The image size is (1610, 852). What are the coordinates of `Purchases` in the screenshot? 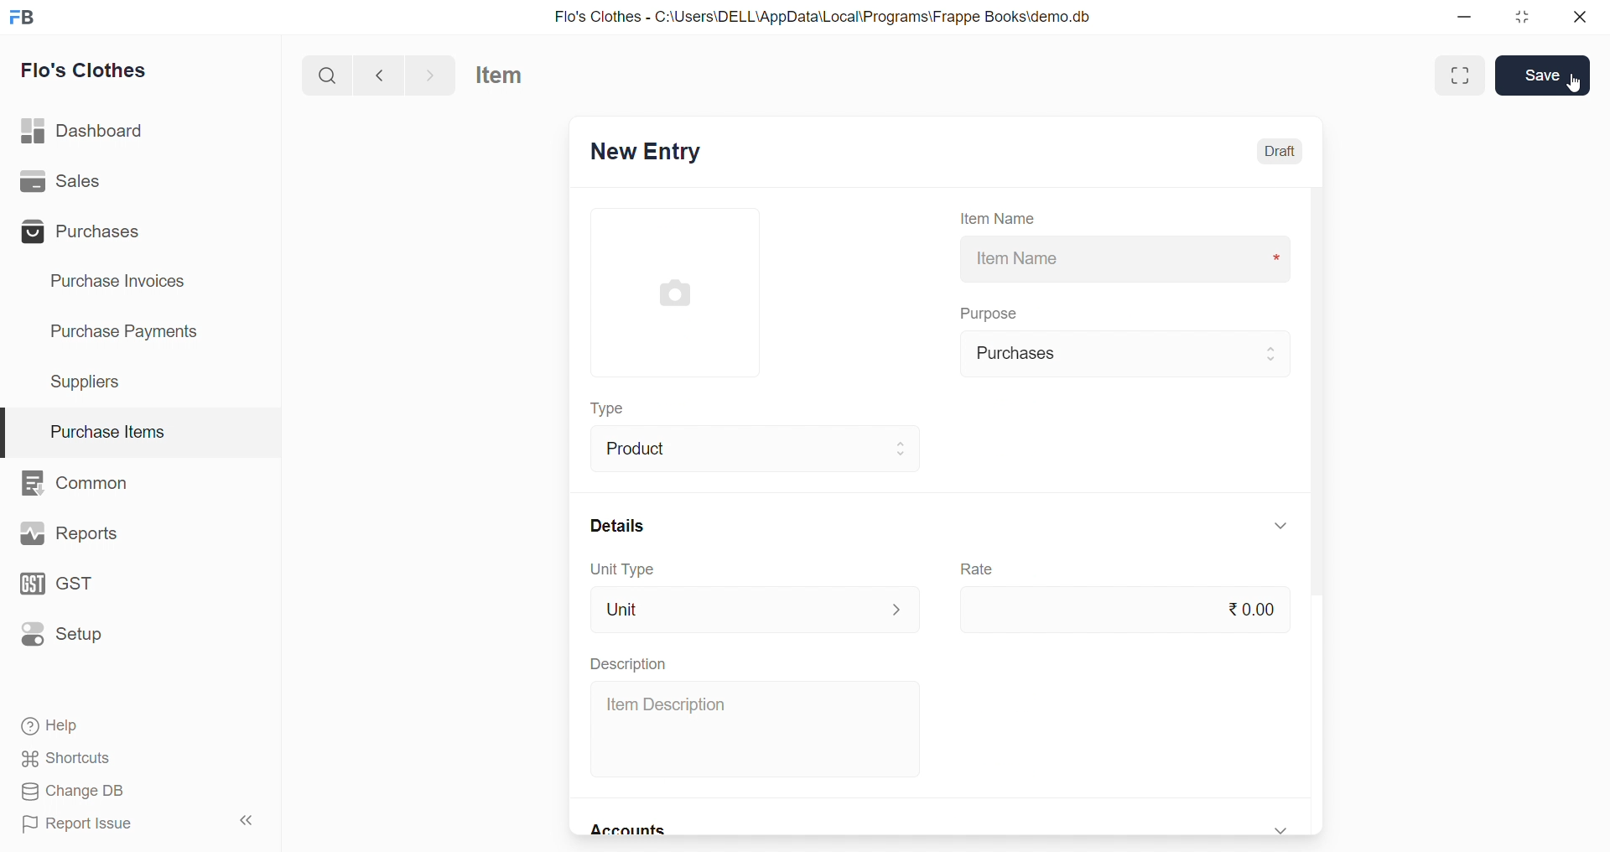 It's located at (86, 231).